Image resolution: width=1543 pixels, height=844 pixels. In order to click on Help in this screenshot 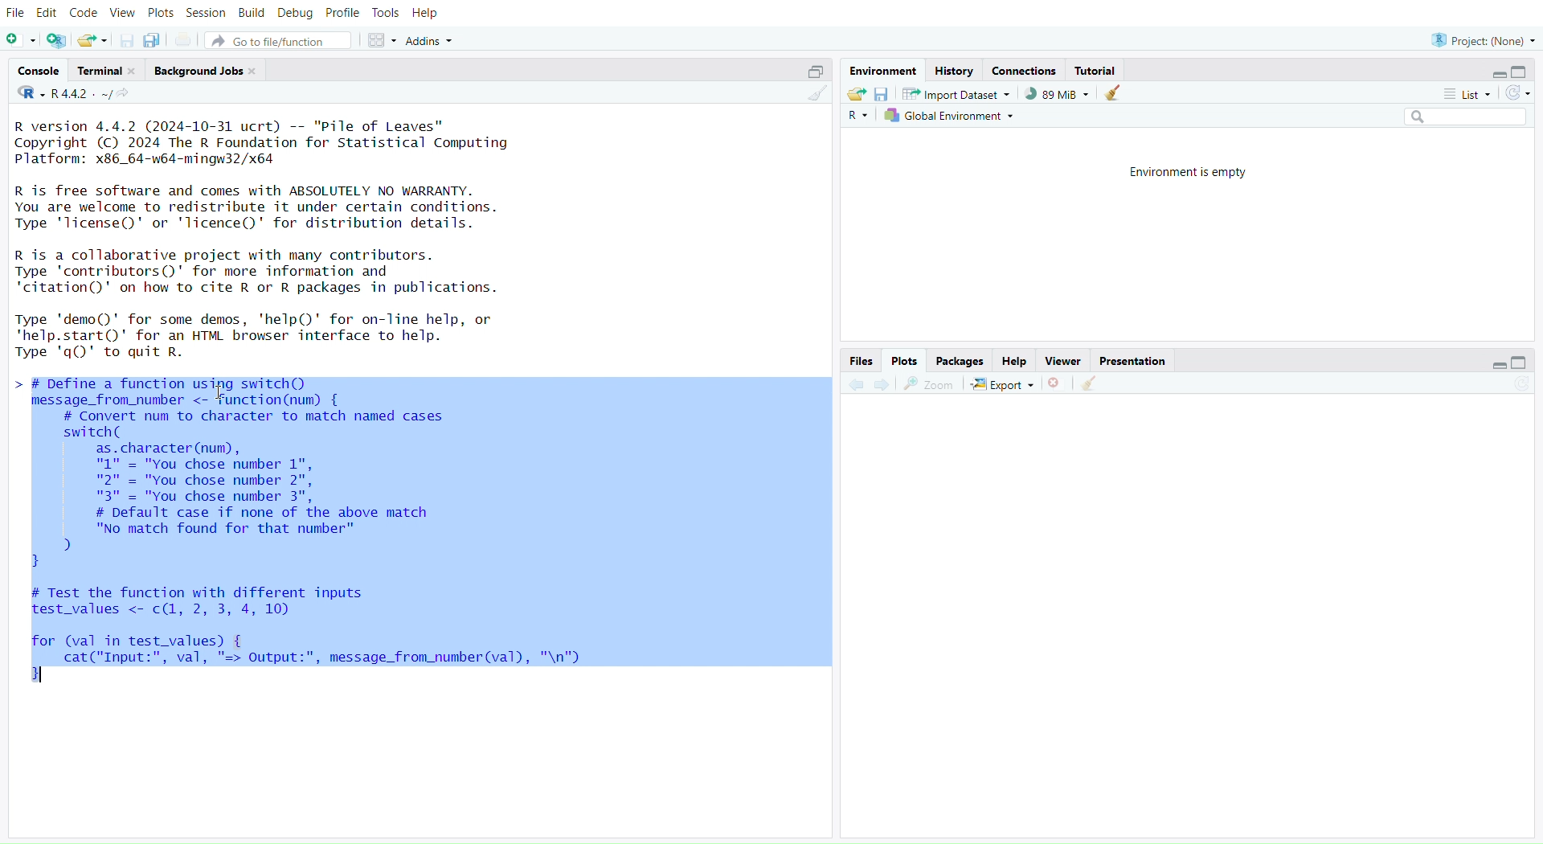, I will do `click(1013, 359)`.